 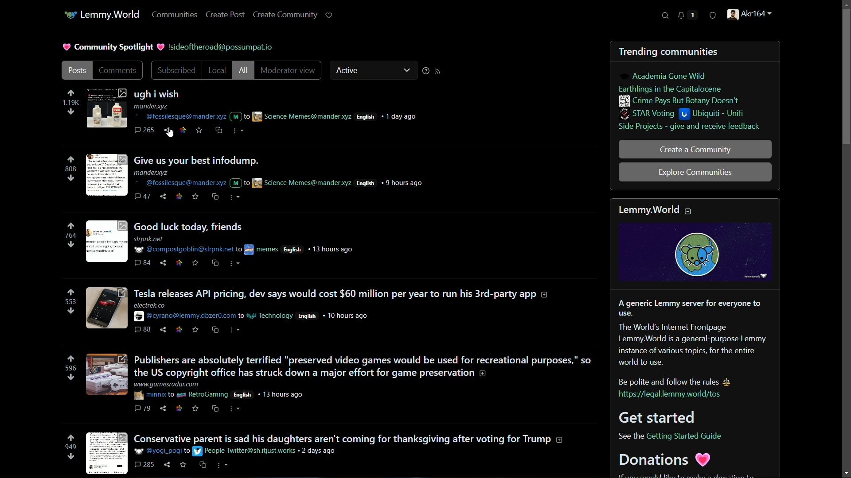 I want to click on www.gamesradar.com, so click(x=168, y=384).